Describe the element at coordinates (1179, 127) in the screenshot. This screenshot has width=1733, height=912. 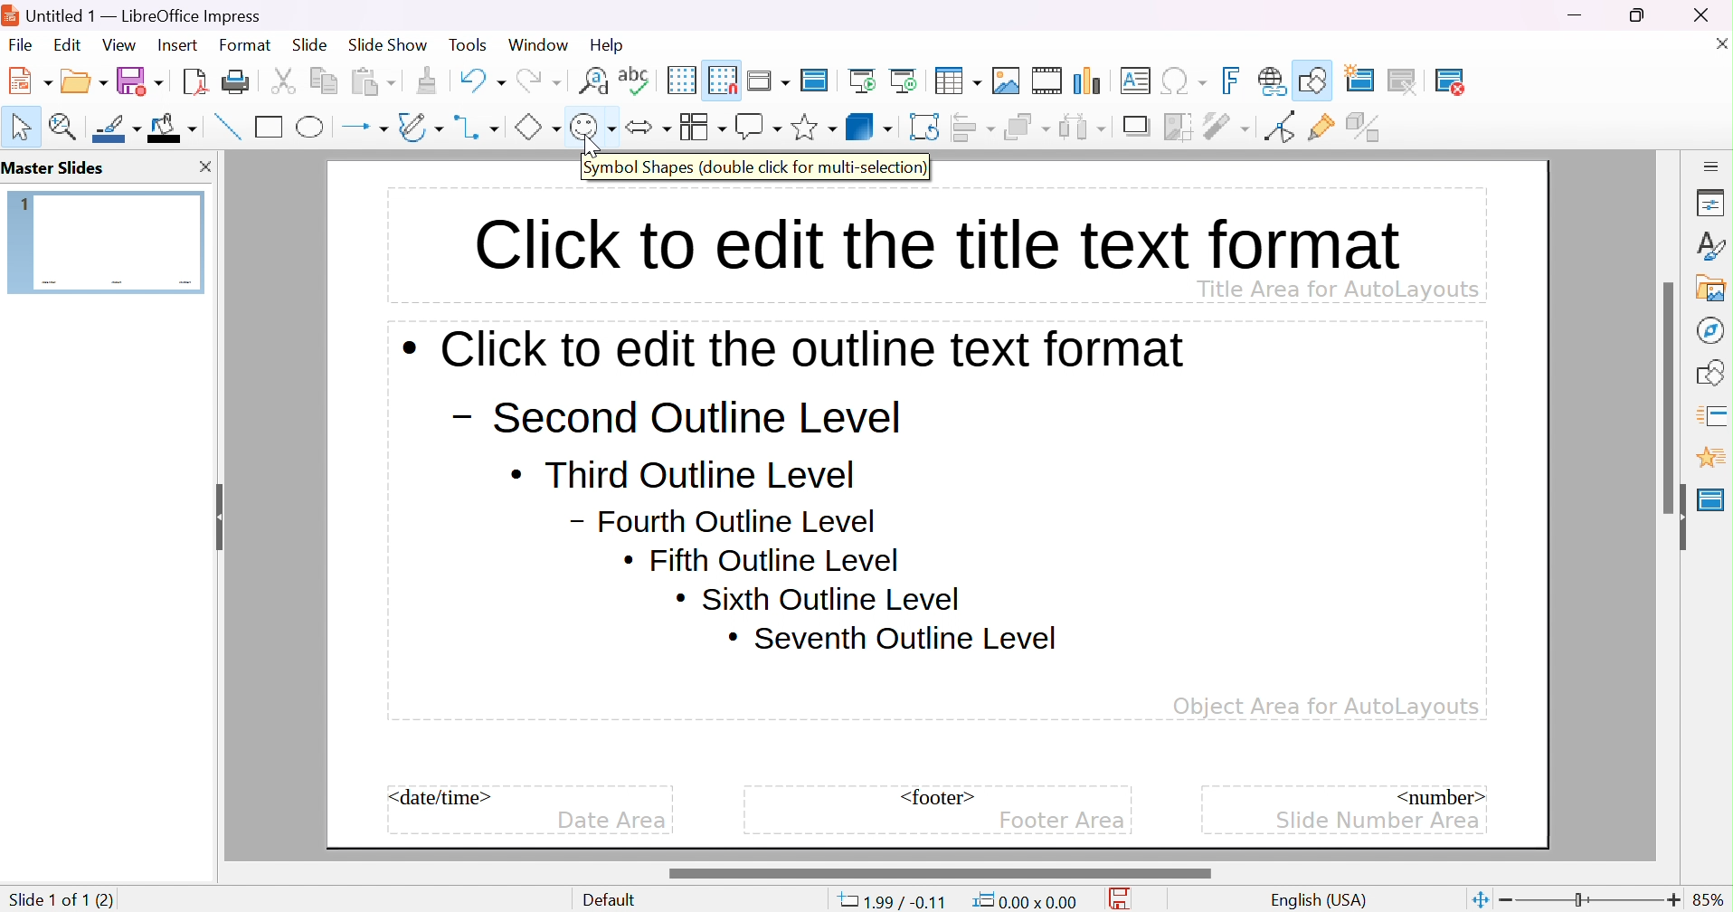
I see `crop image` at that location.